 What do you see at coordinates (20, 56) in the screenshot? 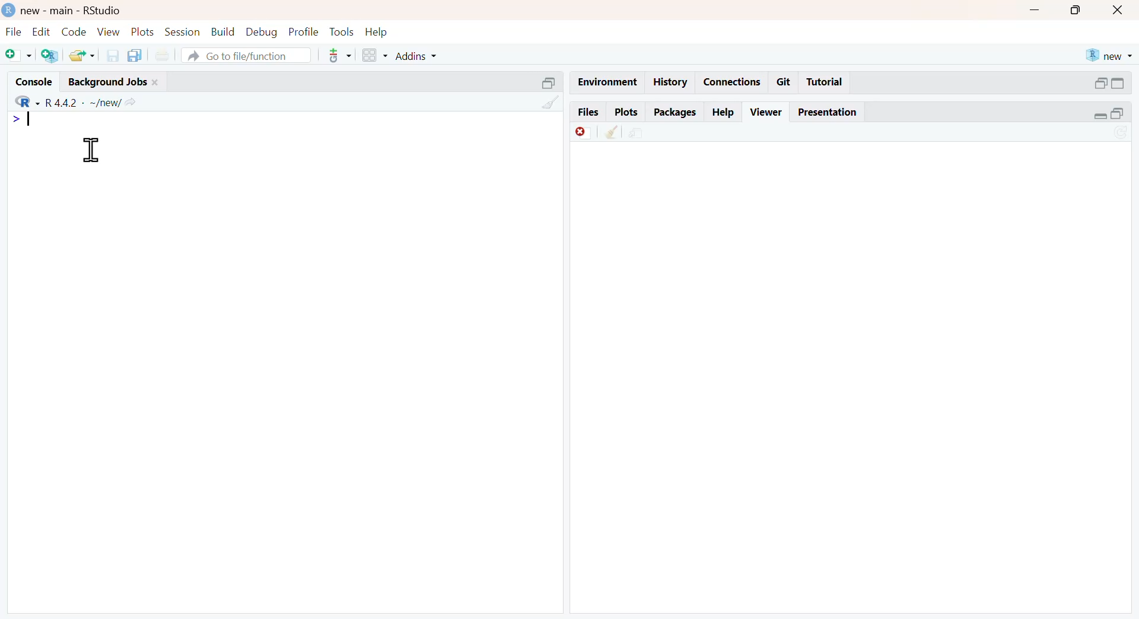
I see `Add file as` at bounding box center [20, 56].